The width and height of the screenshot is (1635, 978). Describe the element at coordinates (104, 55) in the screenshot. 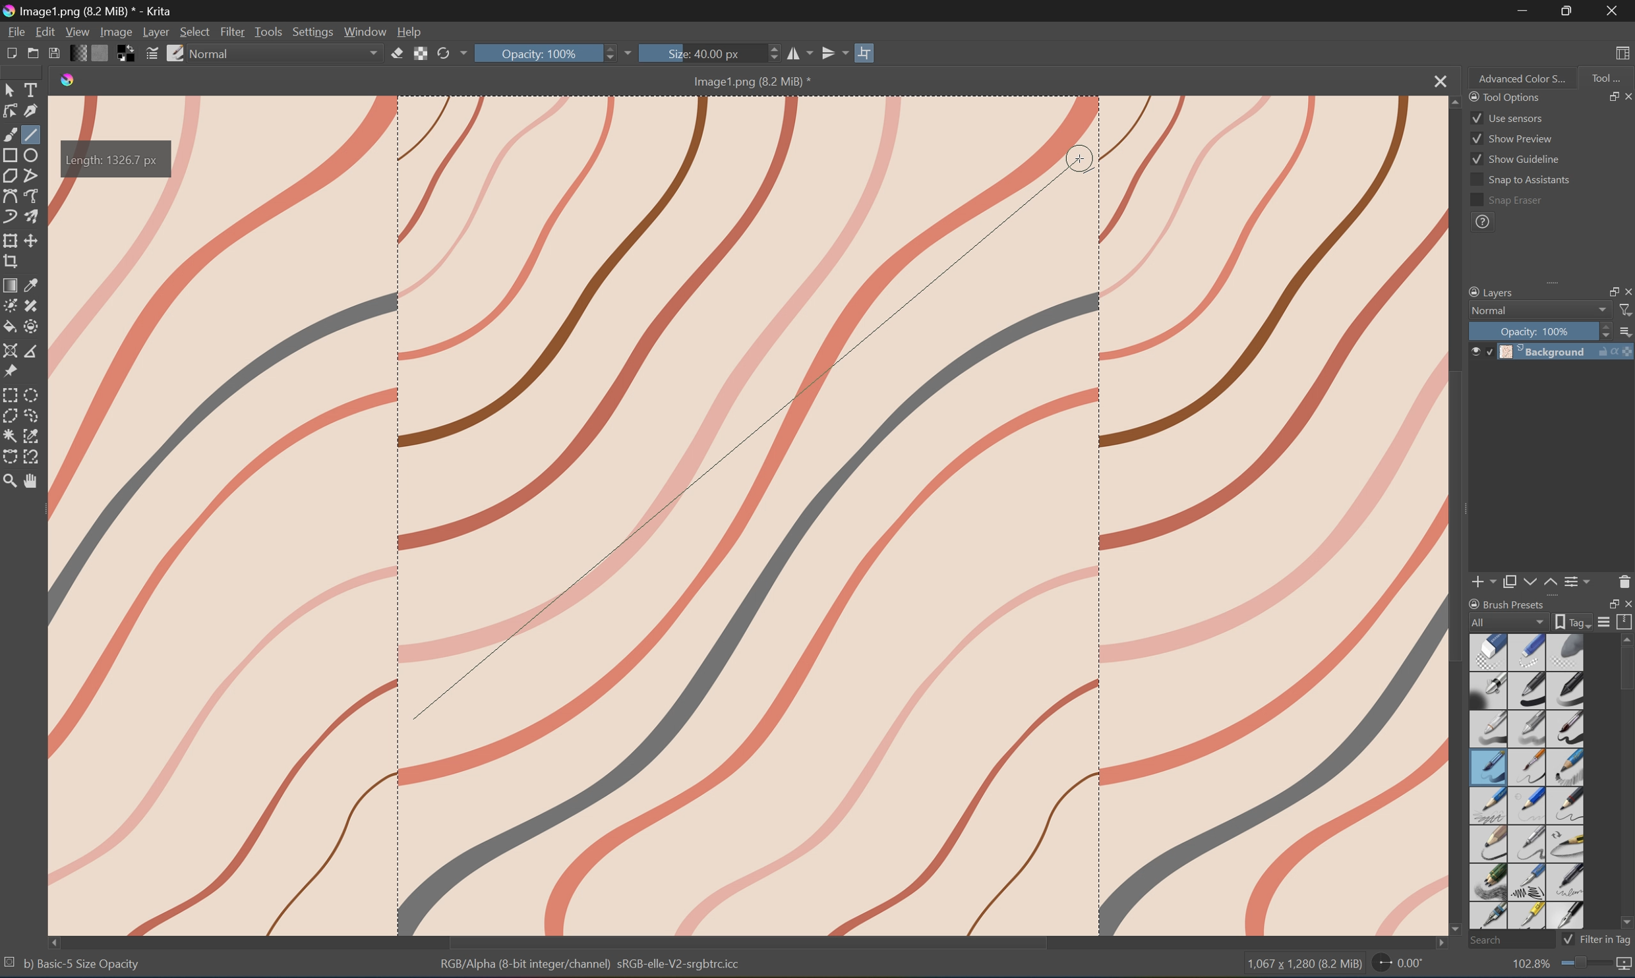

I see `Fill patterns` at that location.